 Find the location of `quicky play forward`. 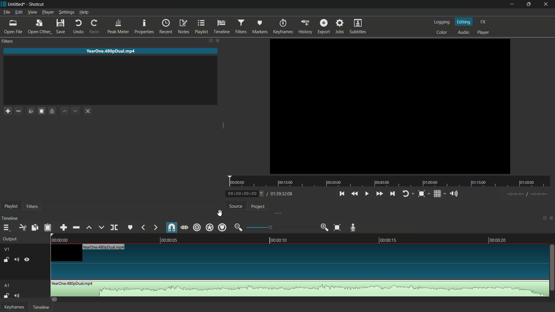

quicky play forward is located at coordinates (379, 194).